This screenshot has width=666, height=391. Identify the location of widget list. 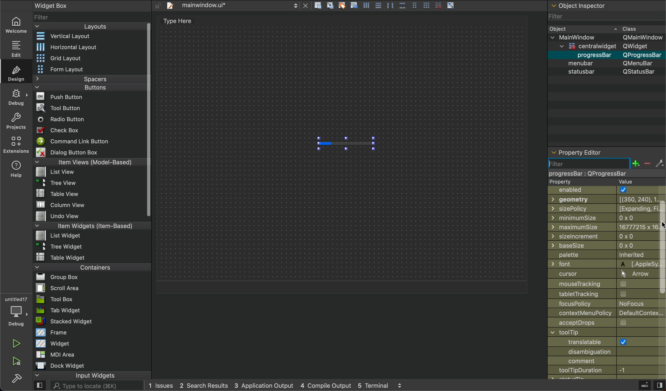
(89, 16).